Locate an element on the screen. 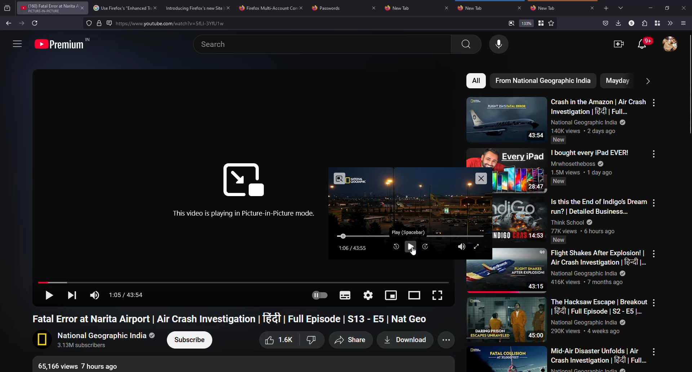 The height and width of the screenshot is (372, 692). Vertical slide bar is located at coordinates (690, 84).